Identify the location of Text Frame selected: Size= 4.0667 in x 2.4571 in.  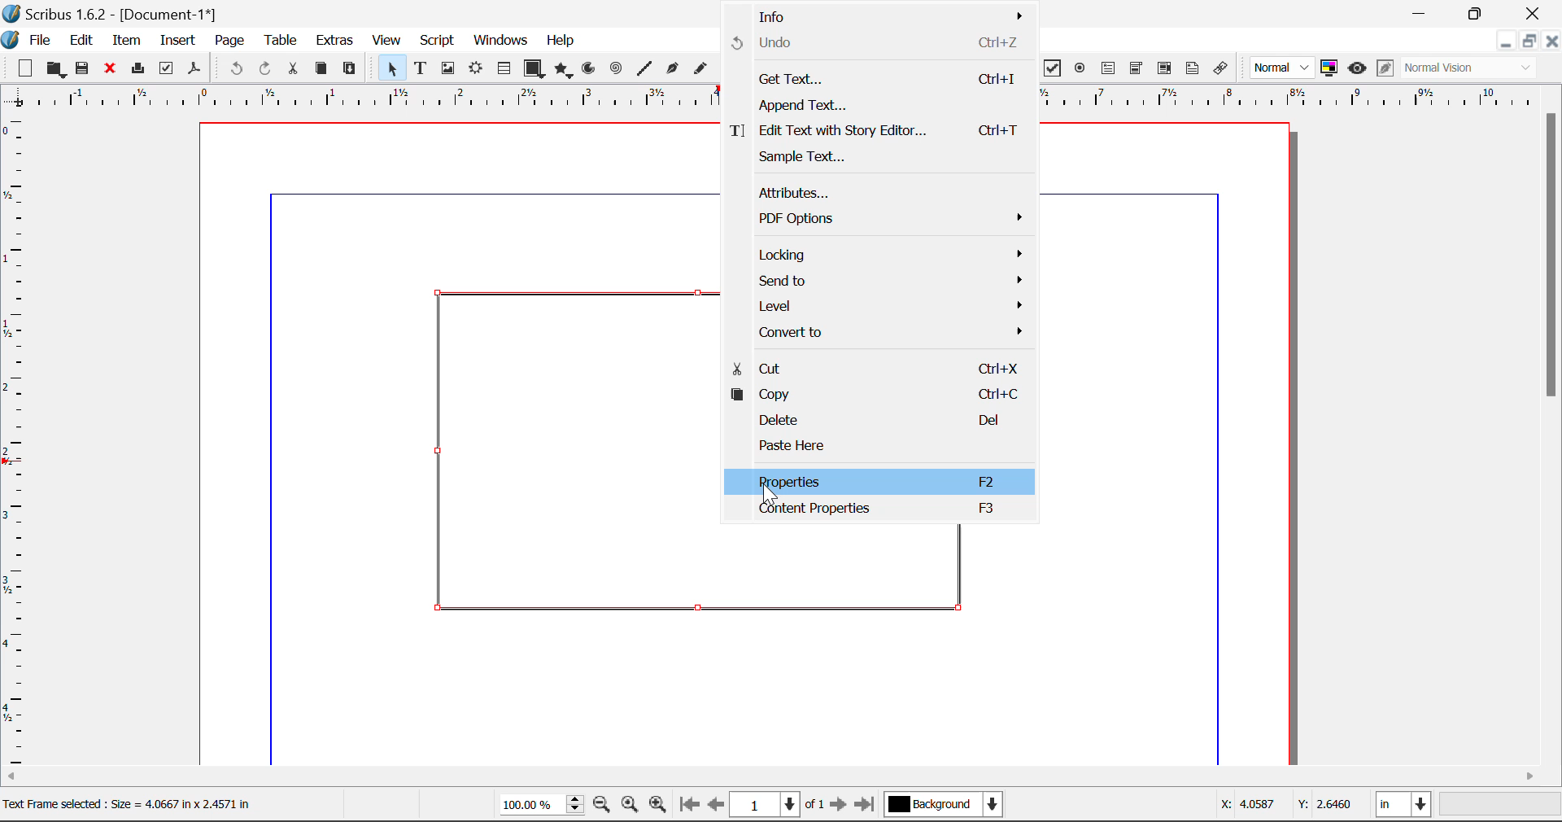
(127, 802).